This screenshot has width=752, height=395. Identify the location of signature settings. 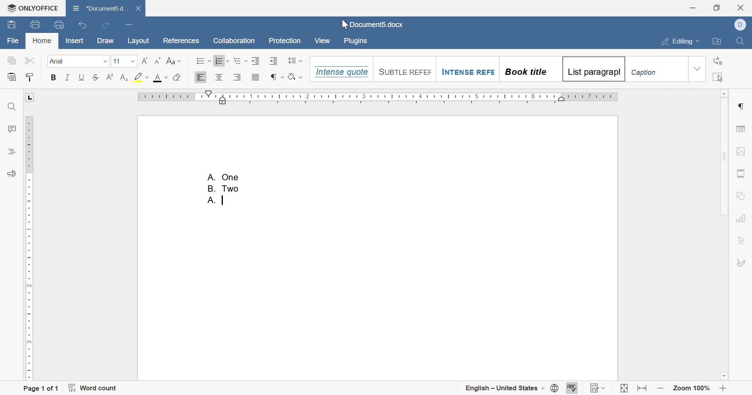
(742, 263).